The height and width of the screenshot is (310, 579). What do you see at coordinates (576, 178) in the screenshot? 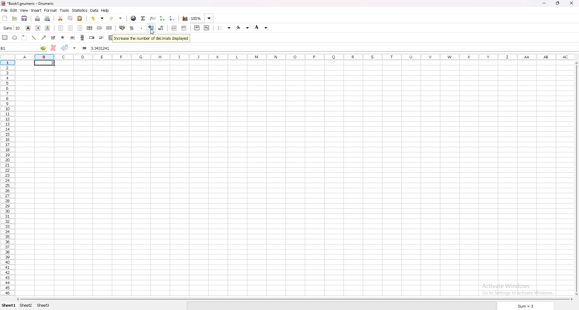
I see `scroll bar` at bounding box center [576, 178].